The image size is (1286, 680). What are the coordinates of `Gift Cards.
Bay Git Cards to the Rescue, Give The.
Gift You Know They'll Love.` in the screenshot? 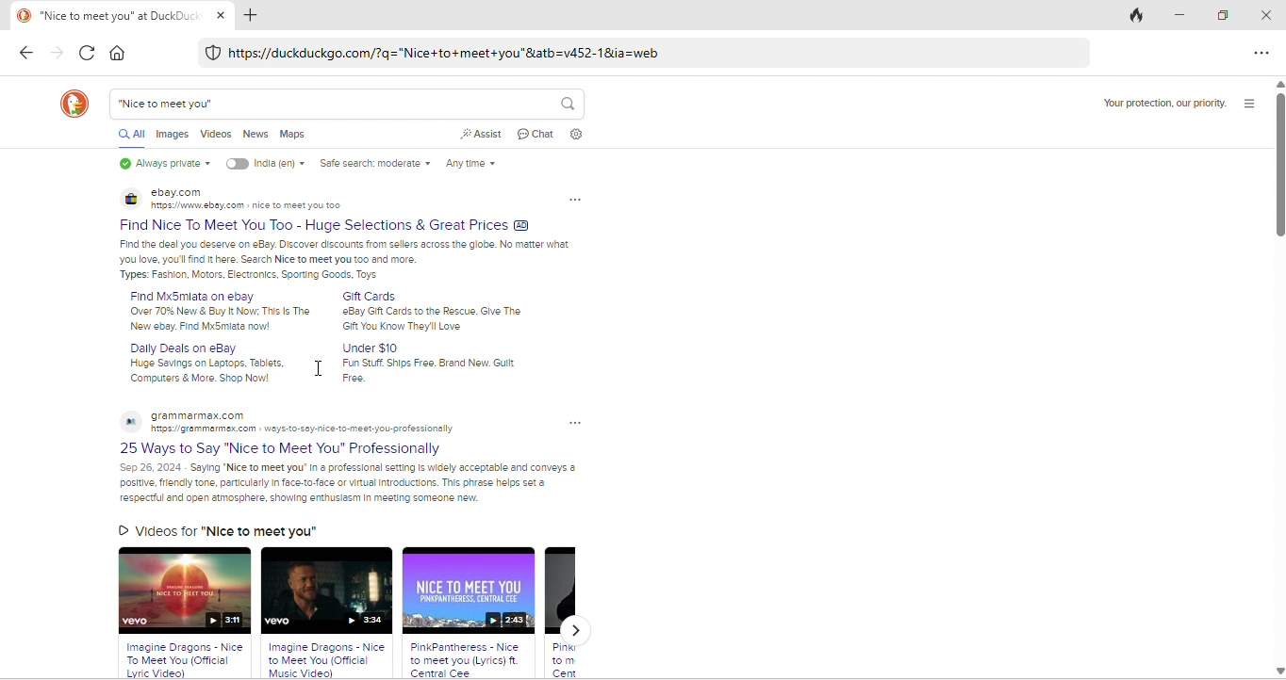 It's located at (426, 319).